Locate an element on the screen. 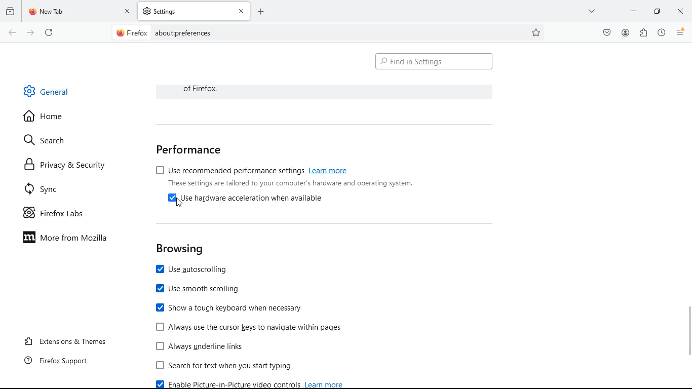 Image resolution: width=692 pixels, height=389 pixels. minimize is located at coordinates (656, 11).